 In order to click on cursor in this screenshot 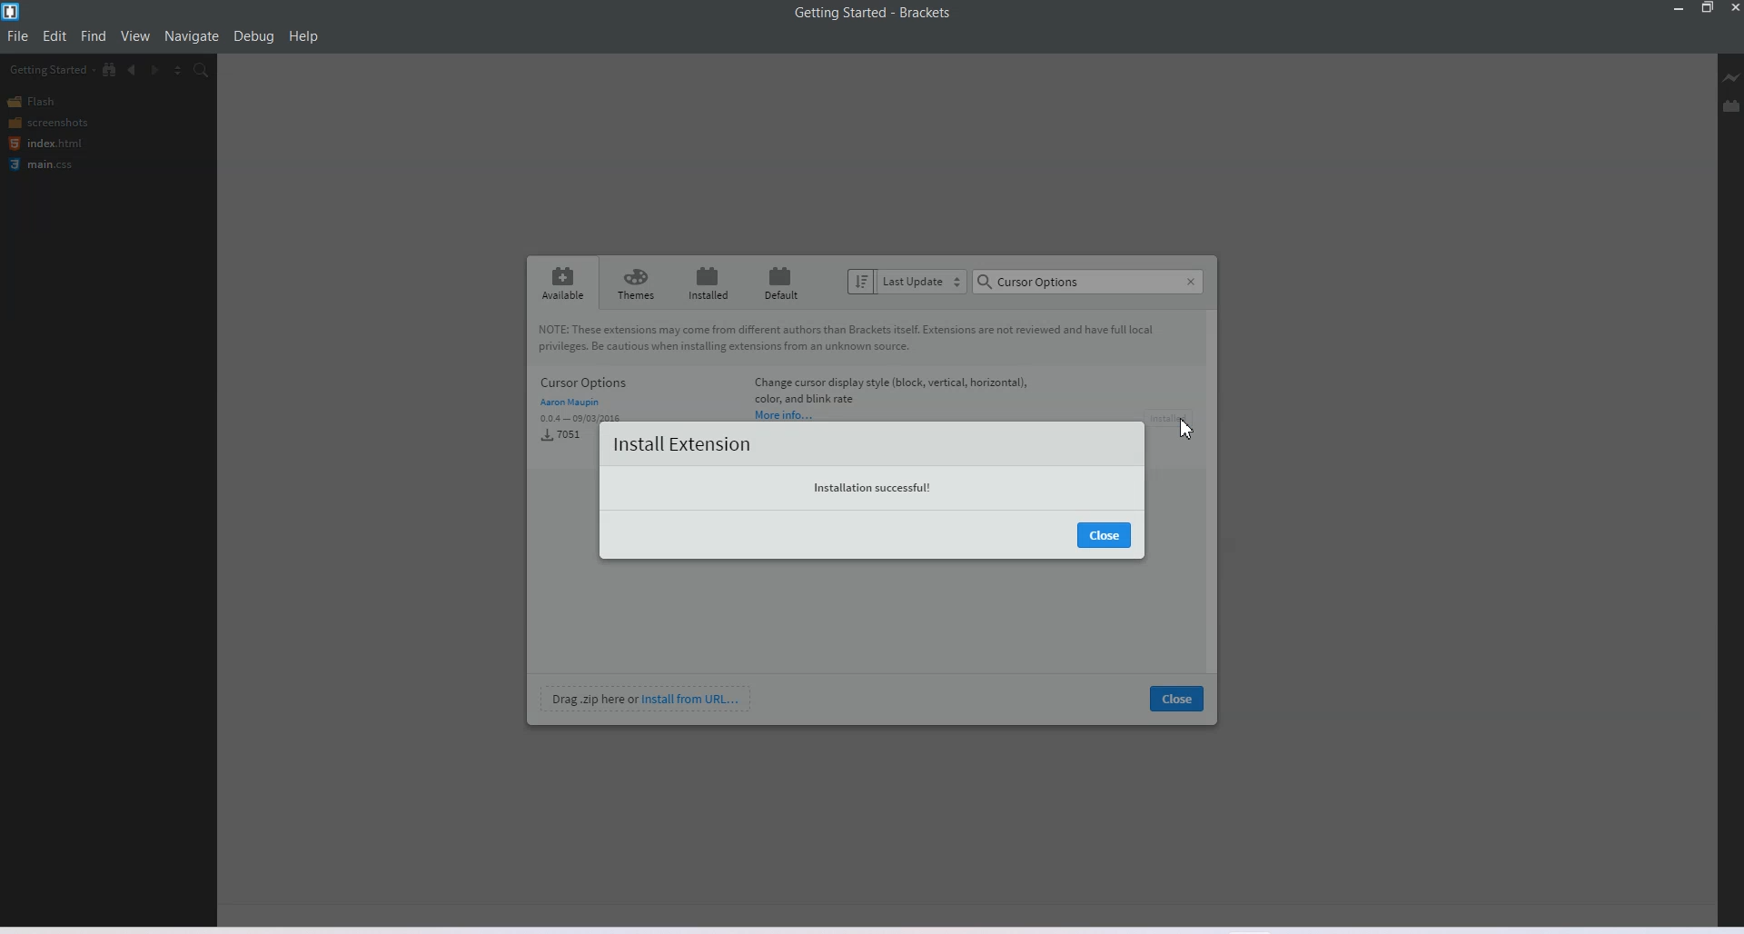, I will do `click(1186, 432)`.